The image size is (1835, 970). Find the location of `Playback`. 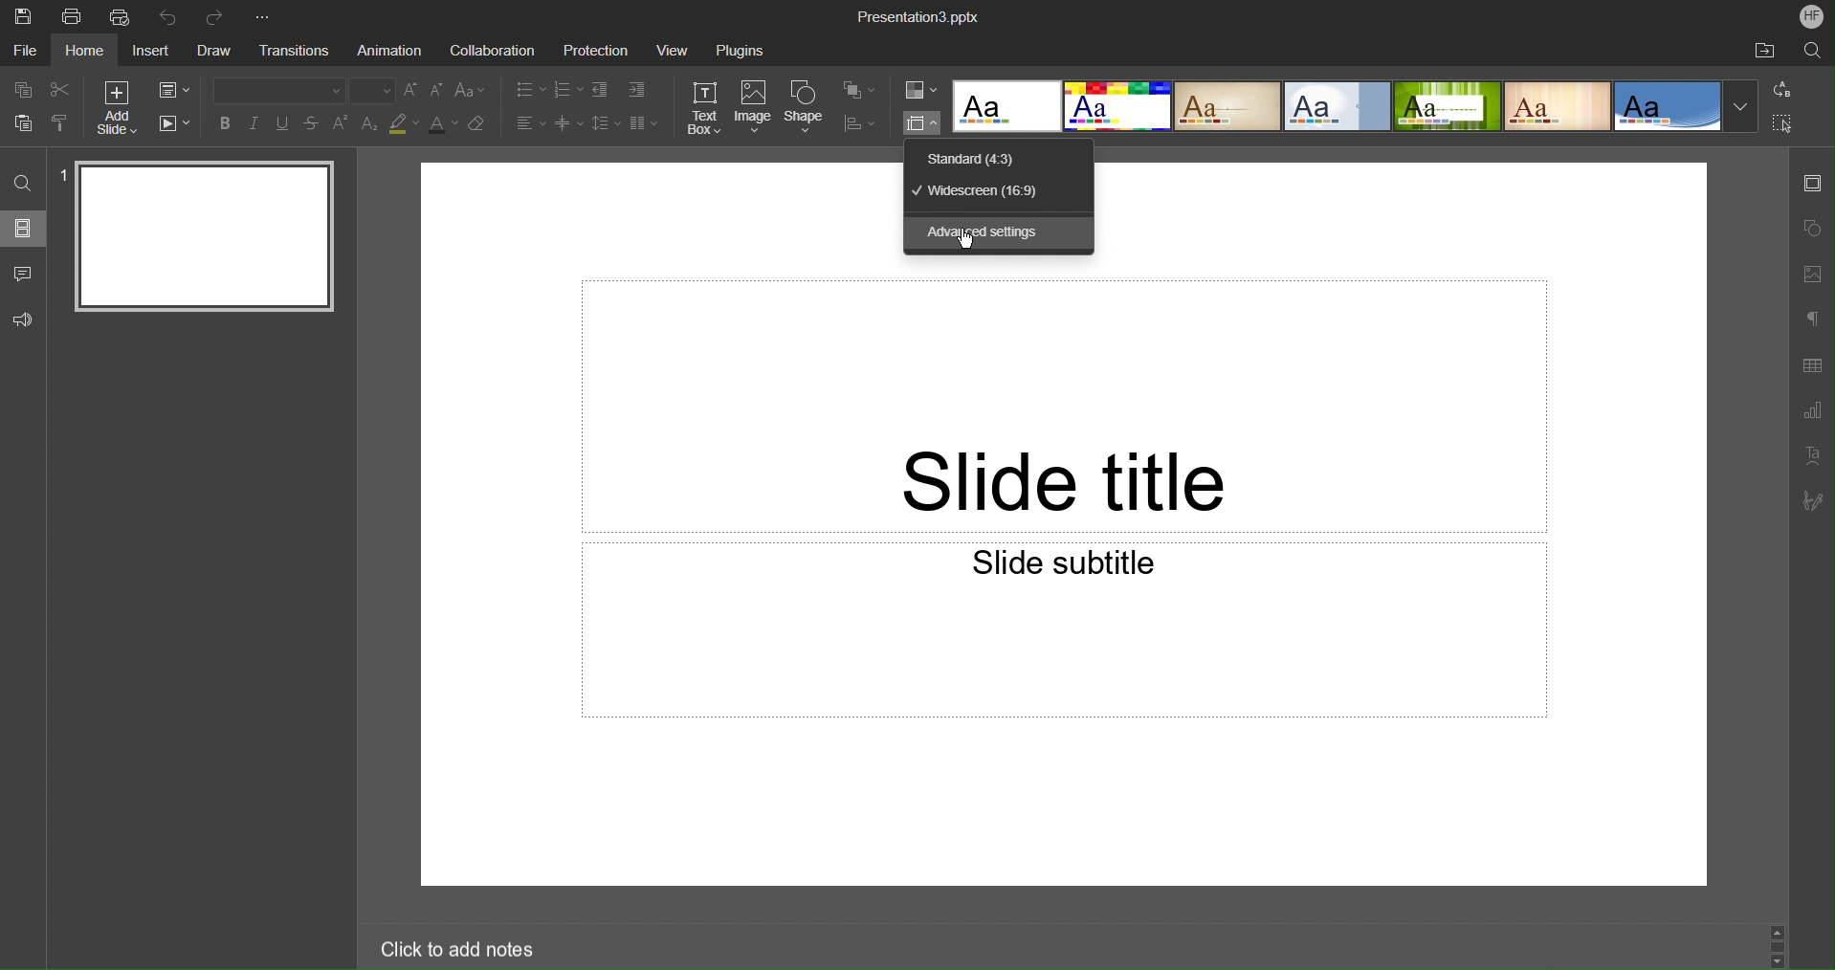

Playback is located at coordinates (176, 123).